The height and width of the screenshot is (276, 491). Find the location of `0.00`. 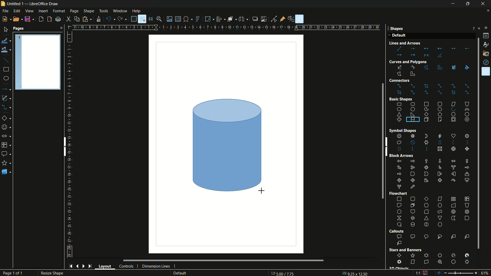

0.00 is located at coordinates (355, 272).